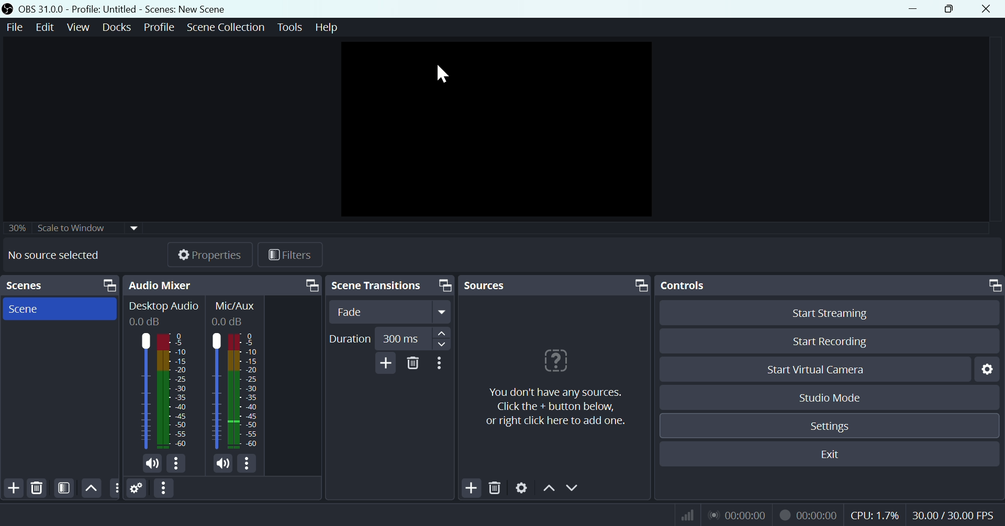  I want to click on more options, so click(177, 463).